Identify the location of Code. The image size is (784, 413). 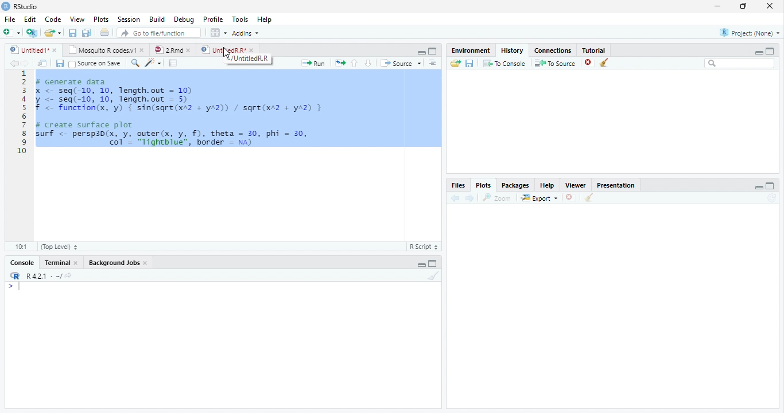
(52, 19).